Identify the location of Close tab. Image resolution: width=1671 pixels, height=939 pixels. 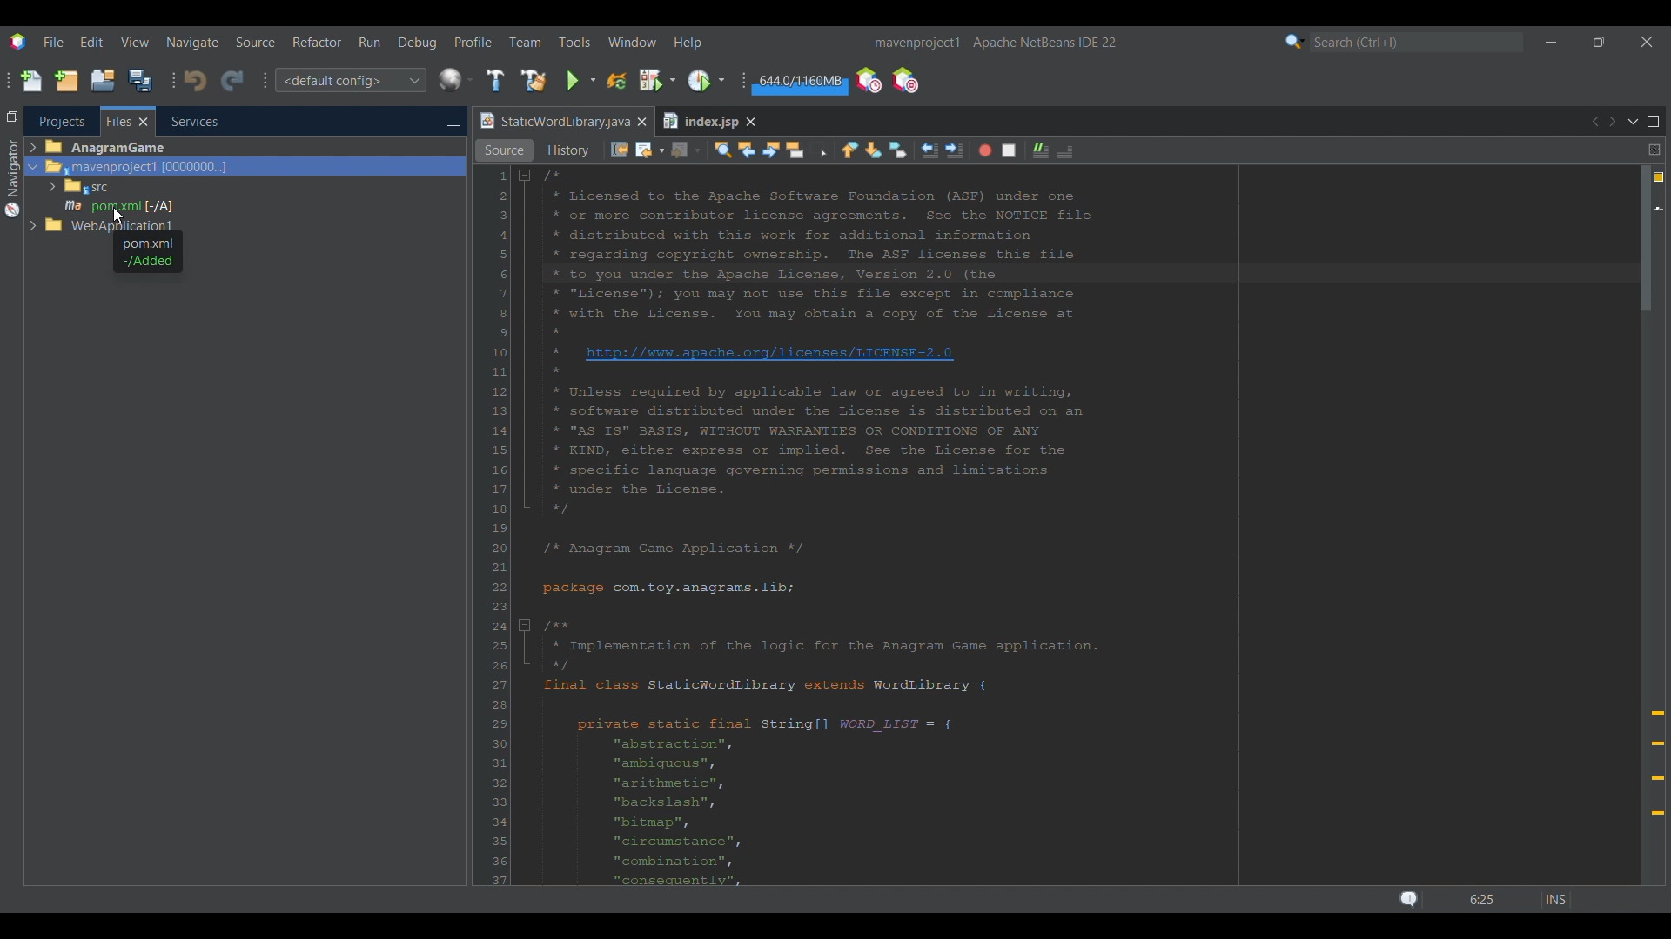
(641, 122).